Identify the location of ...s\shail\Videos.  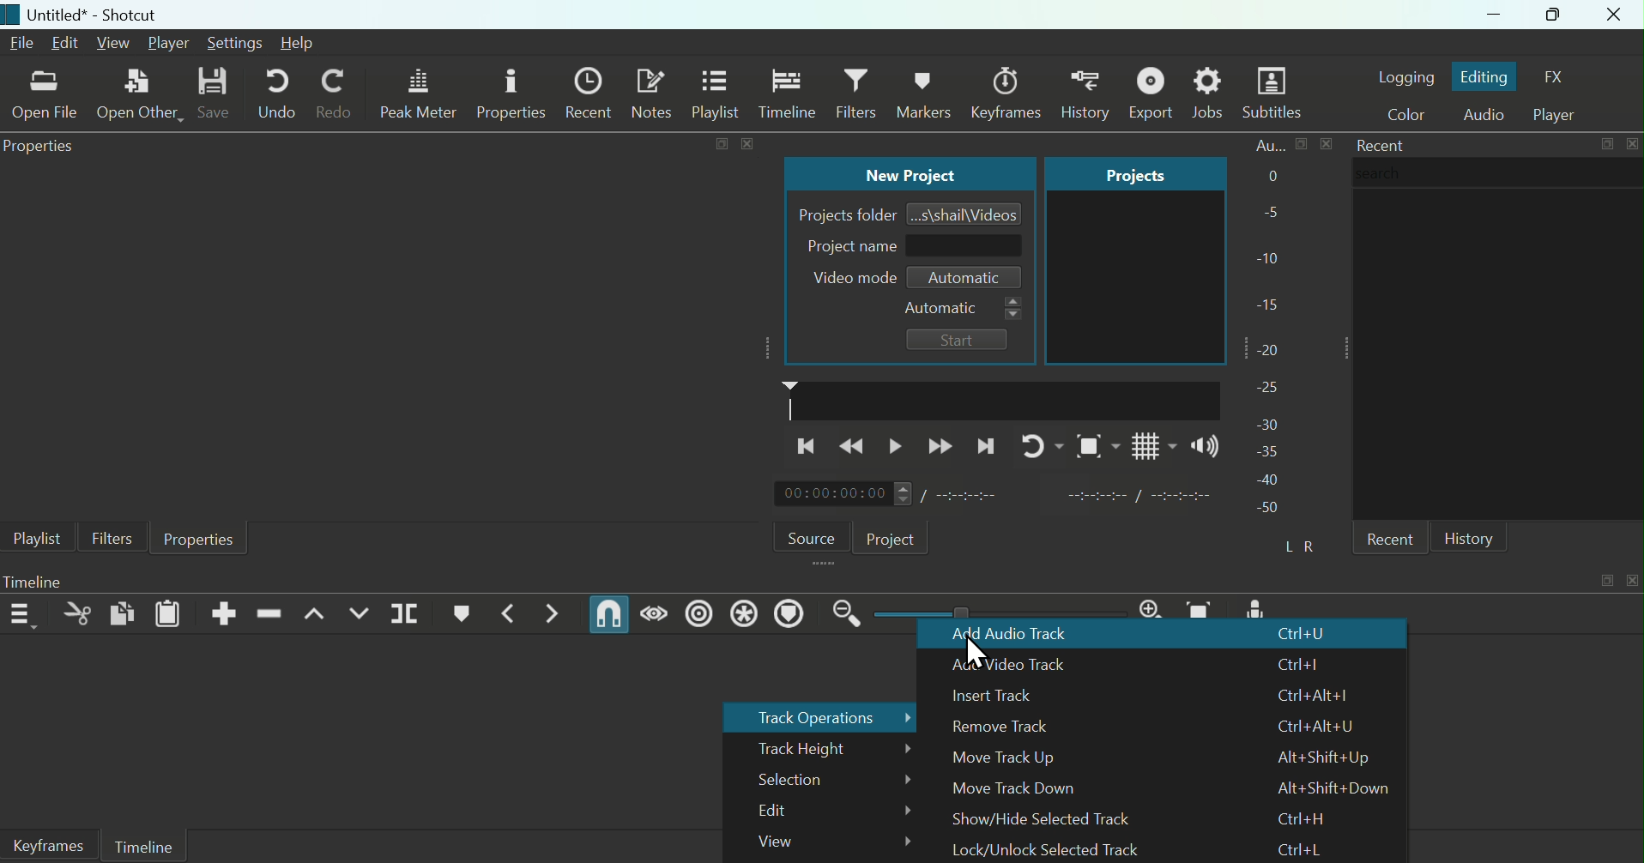
(967, 213).